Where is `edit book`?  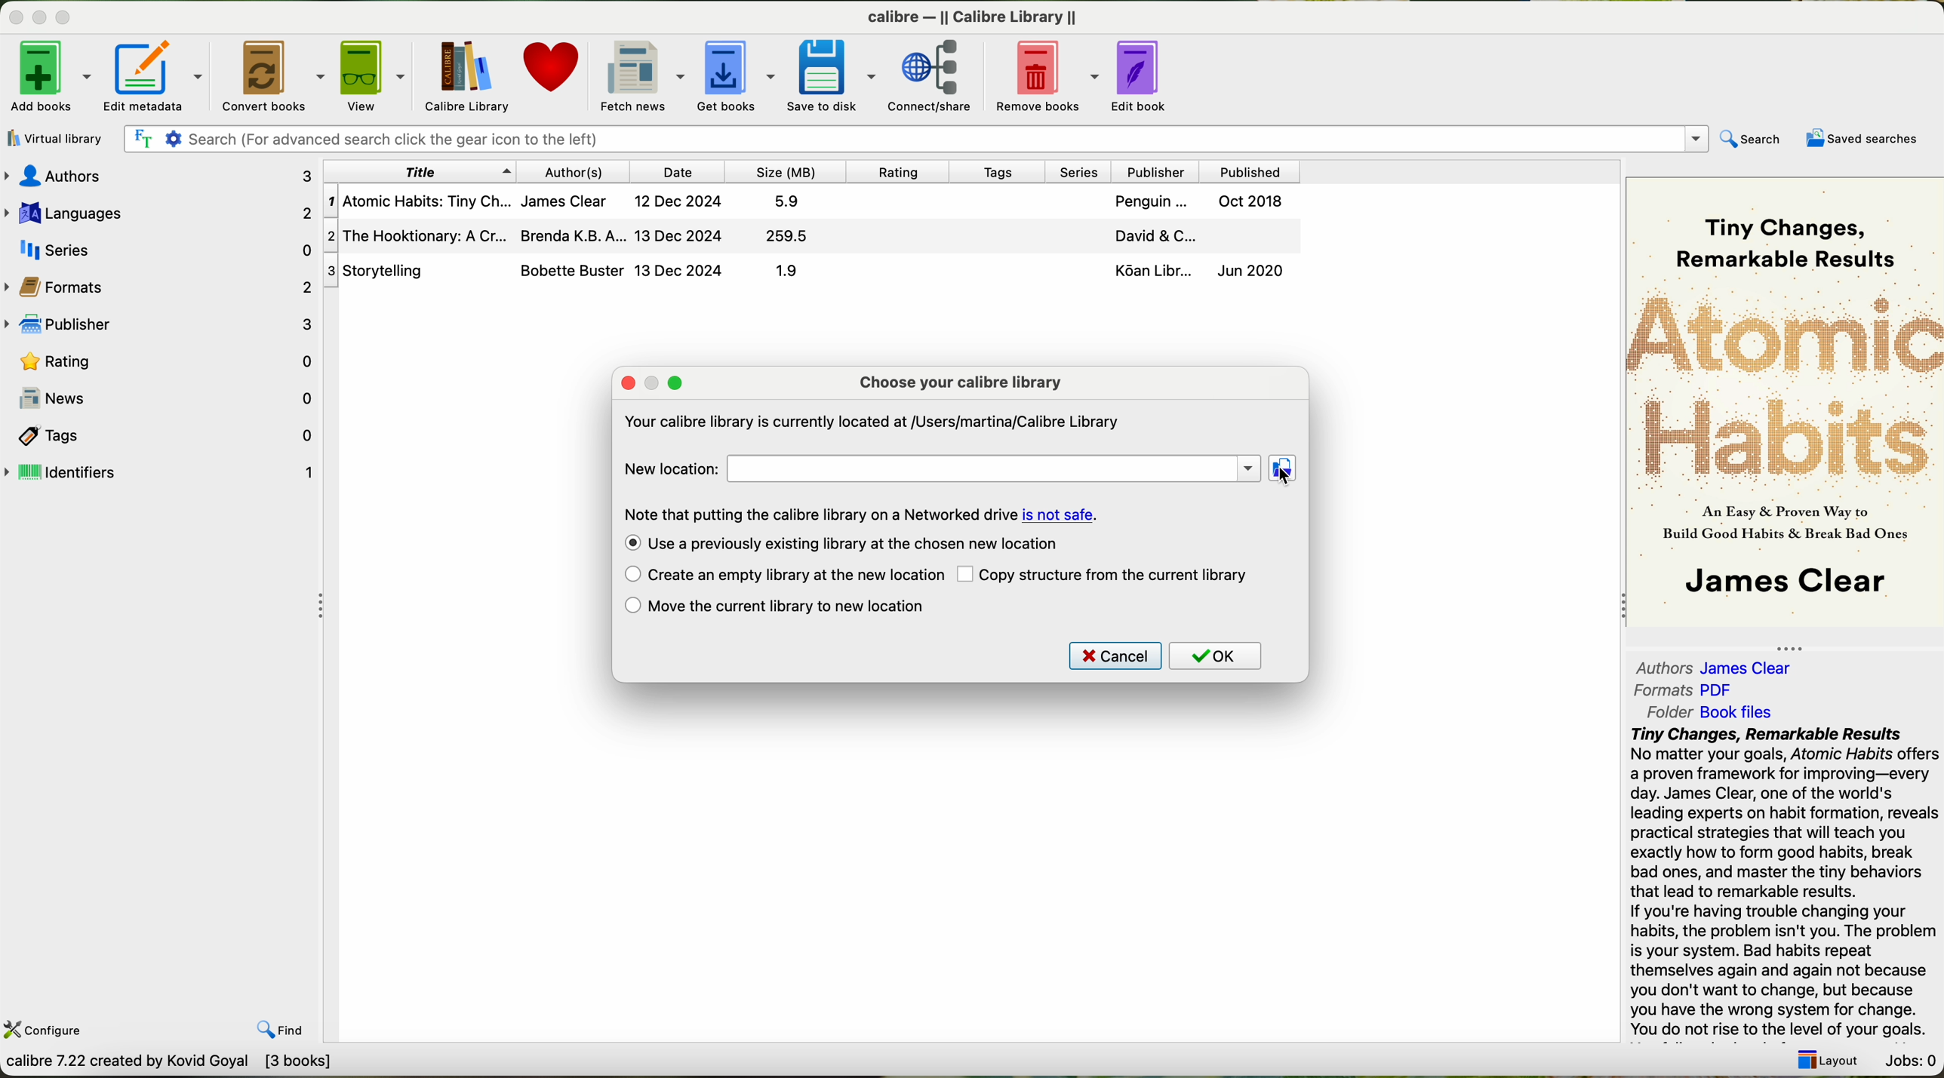 edit book is located at coordinates (1146, 76).